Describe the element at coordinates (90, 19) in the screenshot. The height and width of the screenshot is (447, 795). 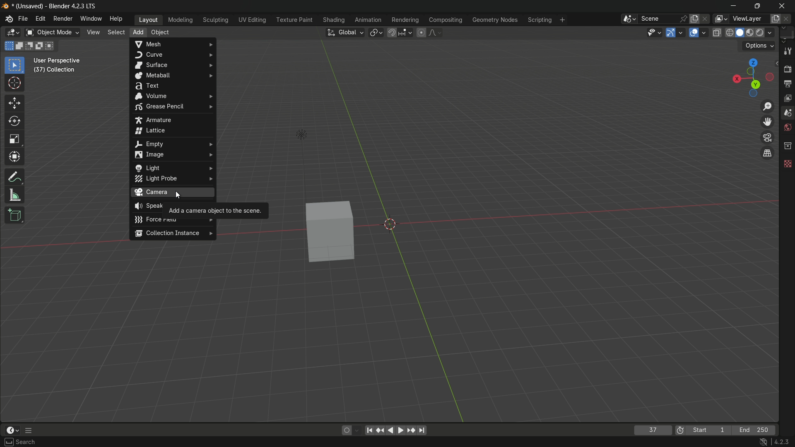
I see `window menu` at that location.